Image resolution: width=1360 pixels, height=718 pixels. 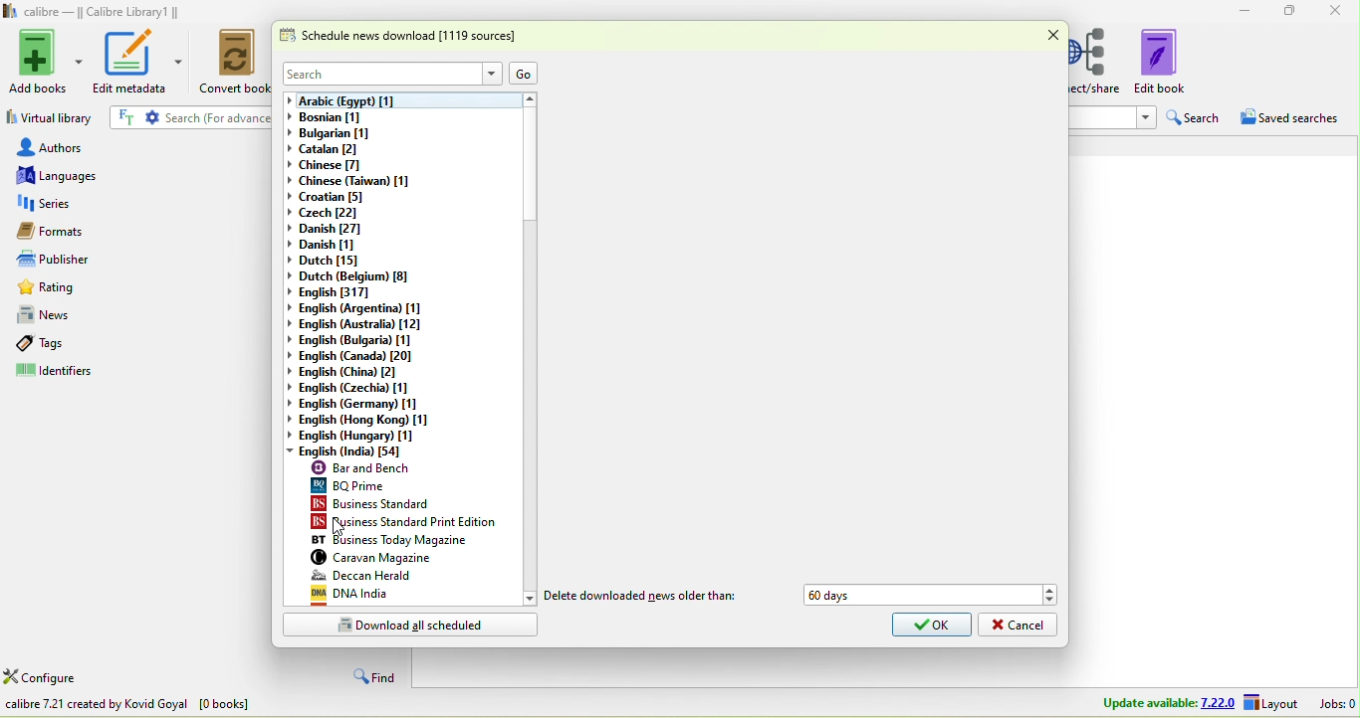 What do you see at coordinates (197, 116) in the screenshot?
I see `search {for advanced search click the gear icon to the left]` at bounding box center [197, 116].